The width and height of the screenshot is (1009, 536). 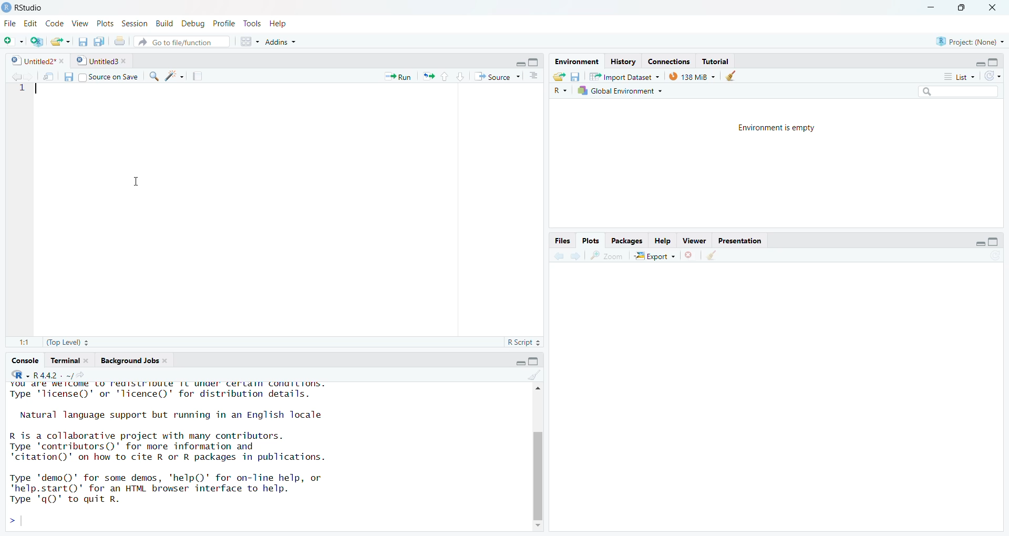 I want to click on clear viewer, so click(x=712, y=255).